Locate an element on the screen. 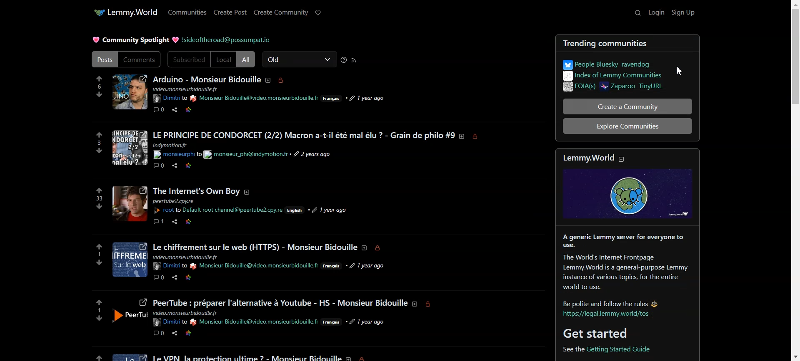  6 is located at coordinates (99, 86).